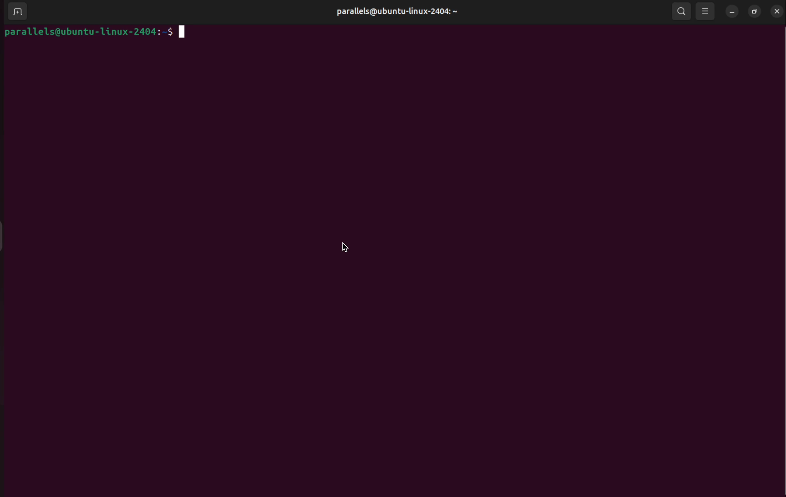  Describe the element at coordinates (706, 11) in the screenshot. I see `view options` at that location.